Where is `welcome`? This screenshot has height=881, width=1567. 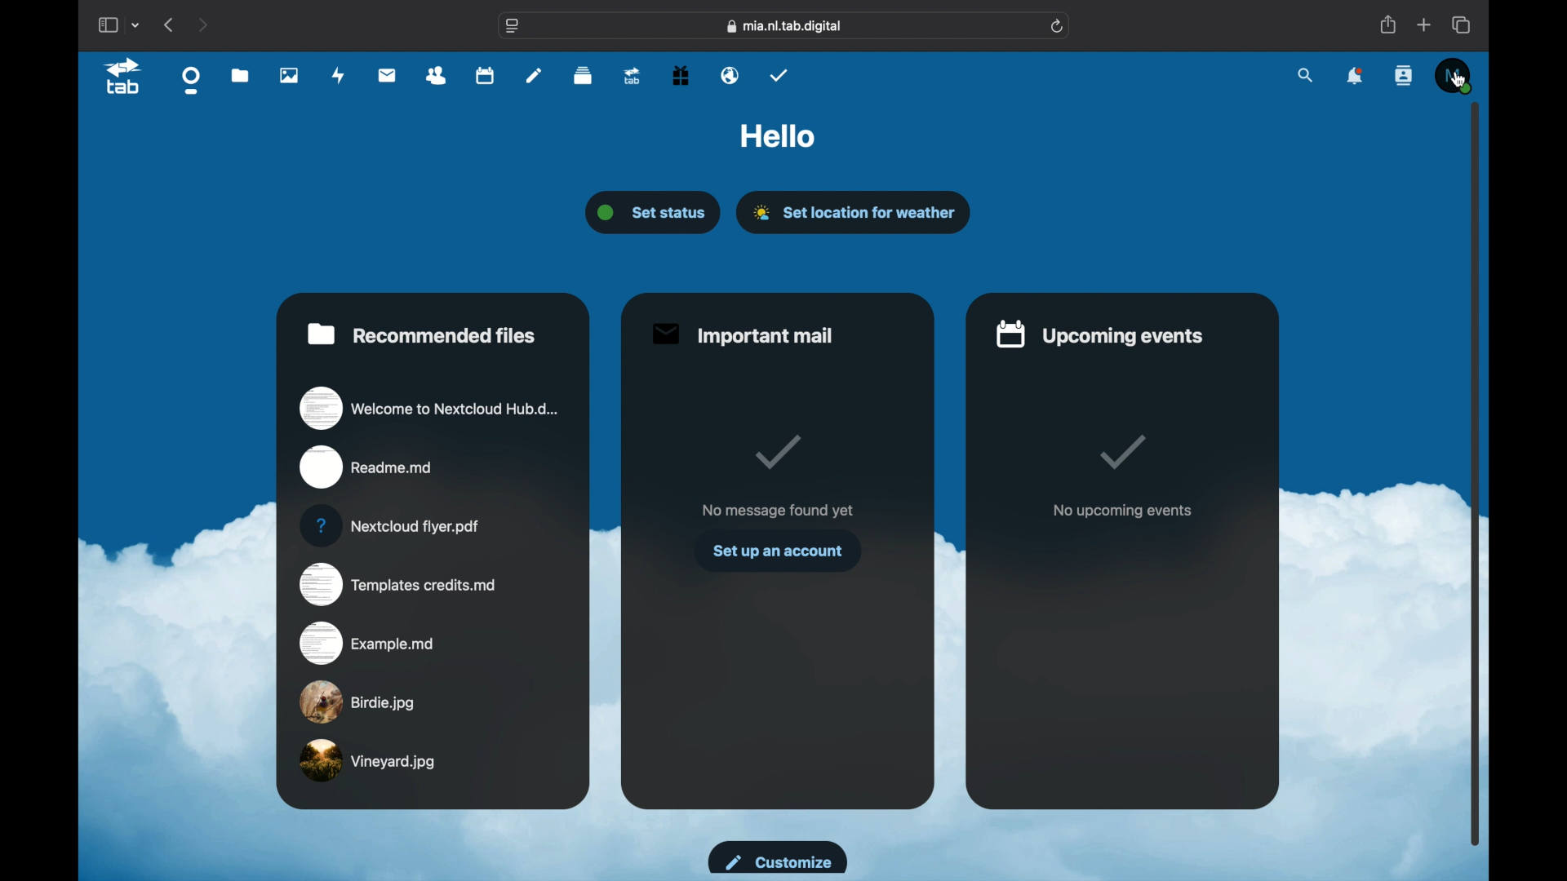 welcome is located at coordinates (429, 407).